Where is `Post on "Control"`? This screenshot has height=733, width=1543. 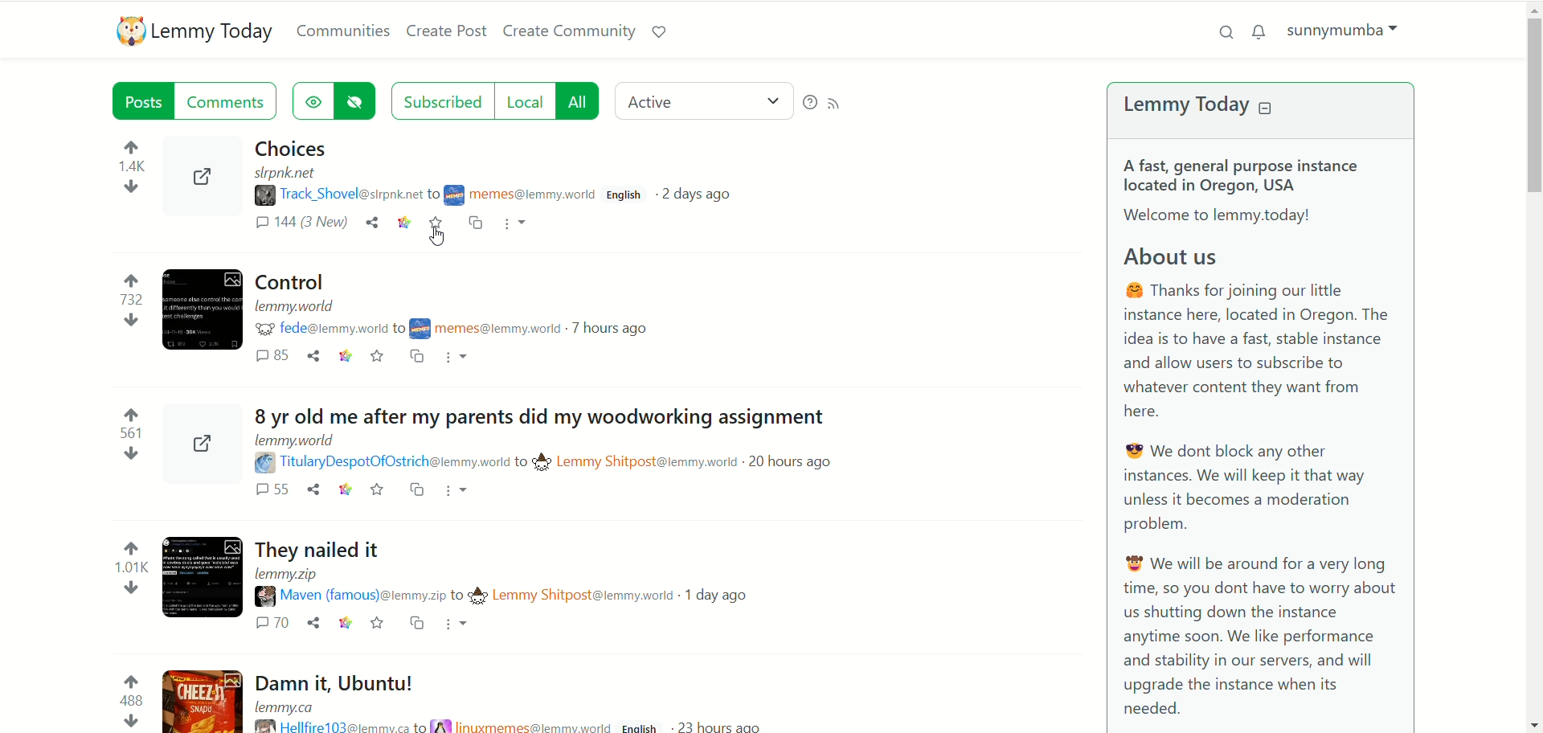
Post on "Control" is located at coordinates (363, 300).